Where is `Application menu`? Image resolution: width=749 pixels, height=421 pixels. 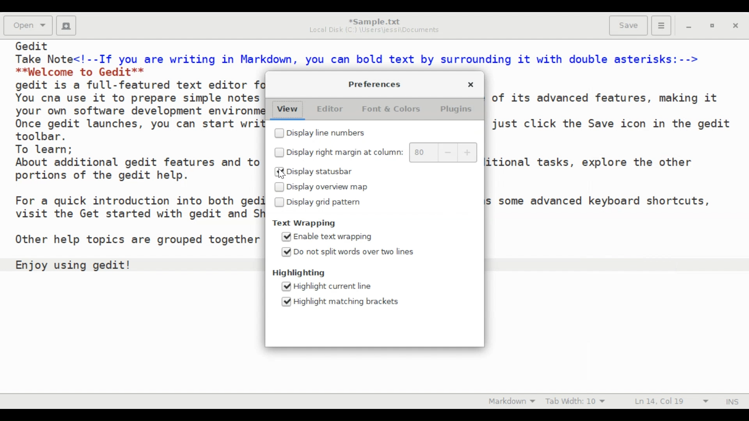 Application menu is located at coordinates (661, 26).